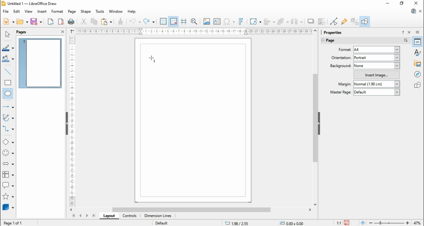  Describe the element at coordinates (9, 72) in the screenshot. I see `insert line` at that location.